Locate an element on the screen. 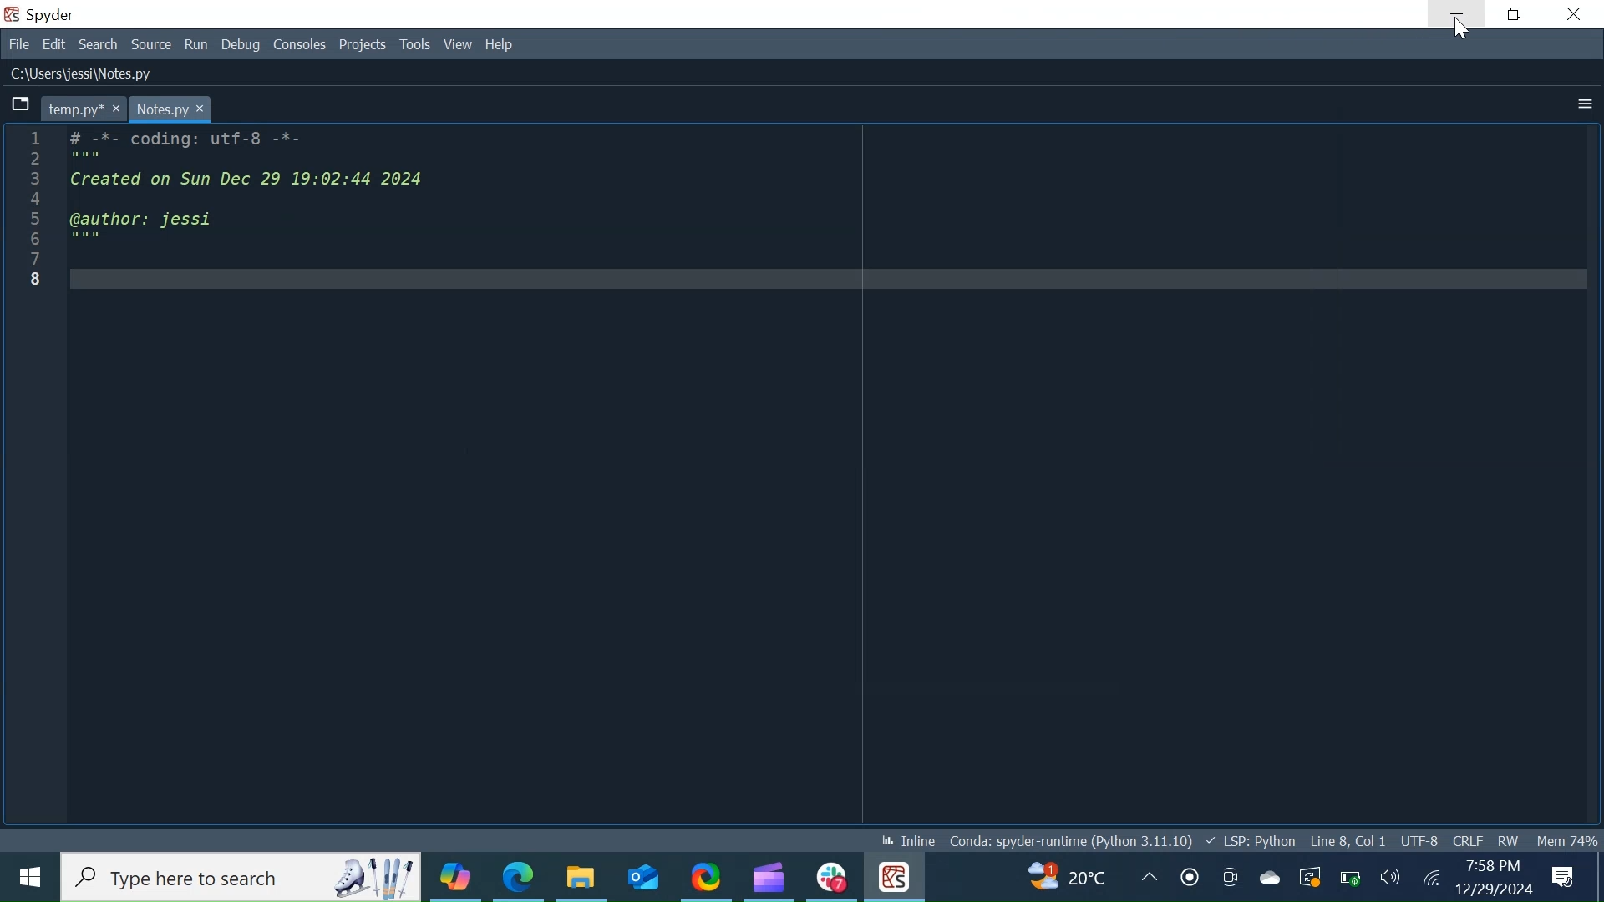  Edit is located at coordinates (53, 46).